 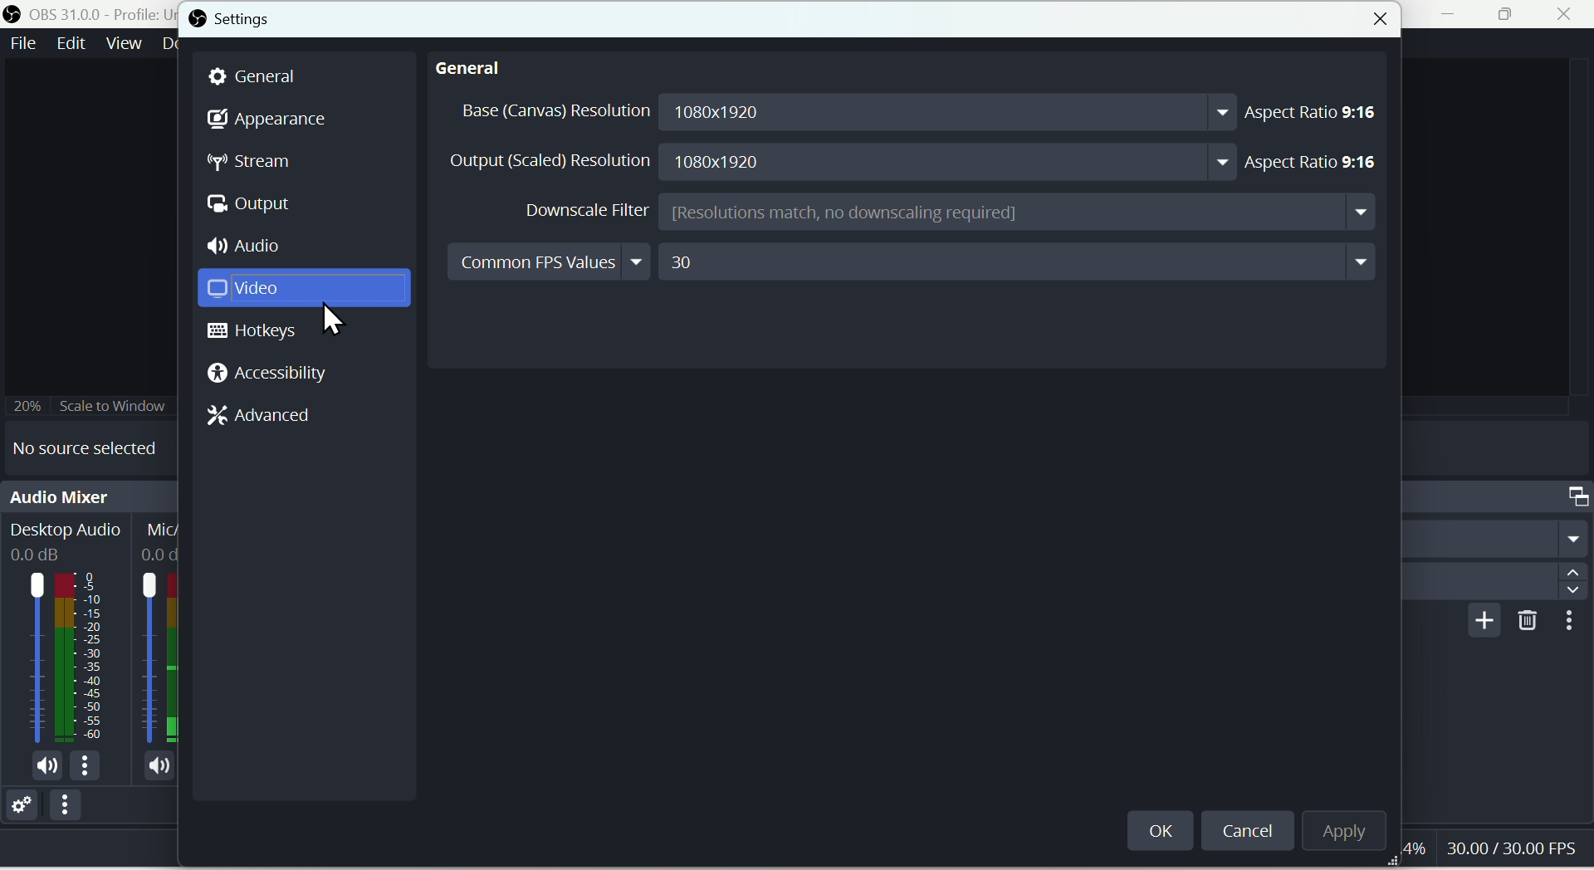 What do you see at coordinates (1496, 538) in the screenshot?
I see `fade` at bounding box center [1496, 538].